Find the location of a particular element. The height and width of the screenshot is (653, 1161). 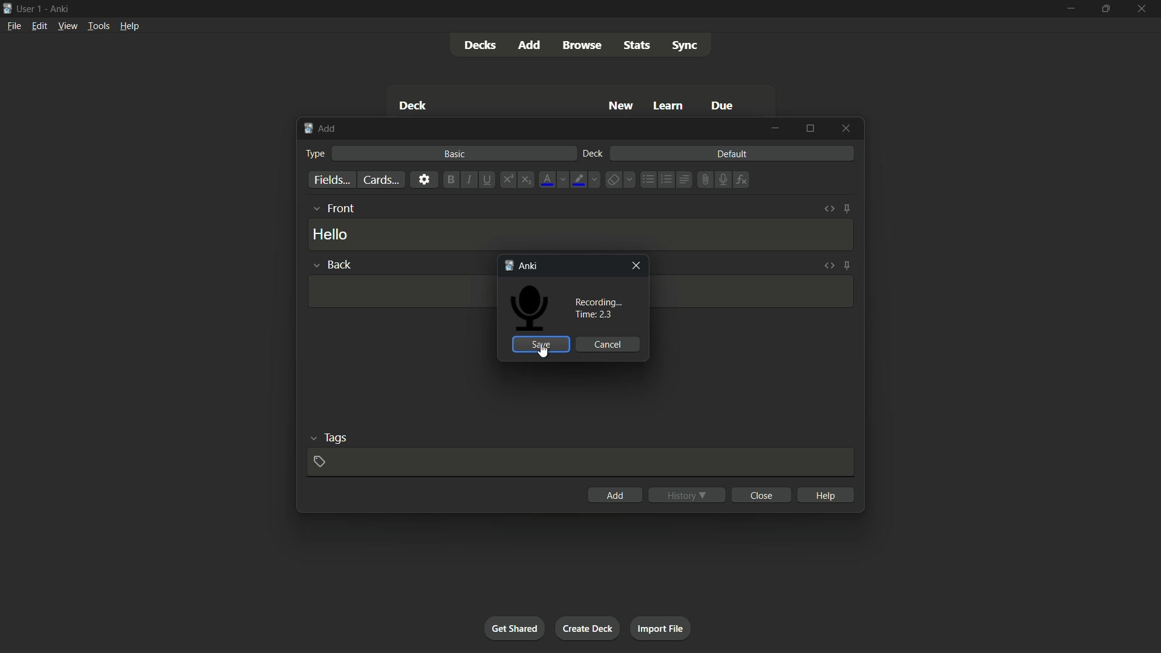

history is located at coordinates (688, 493).